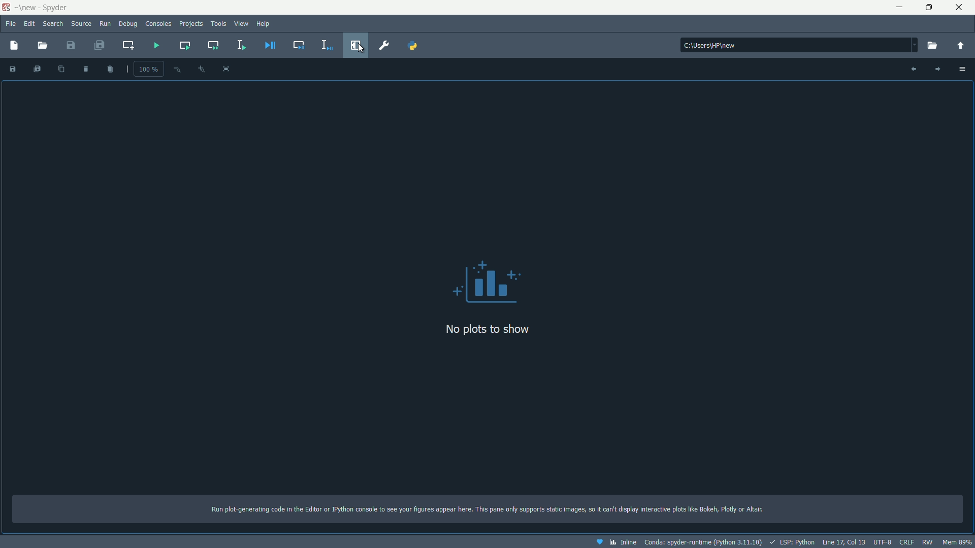  I want to click on rw, so click(927, 542).